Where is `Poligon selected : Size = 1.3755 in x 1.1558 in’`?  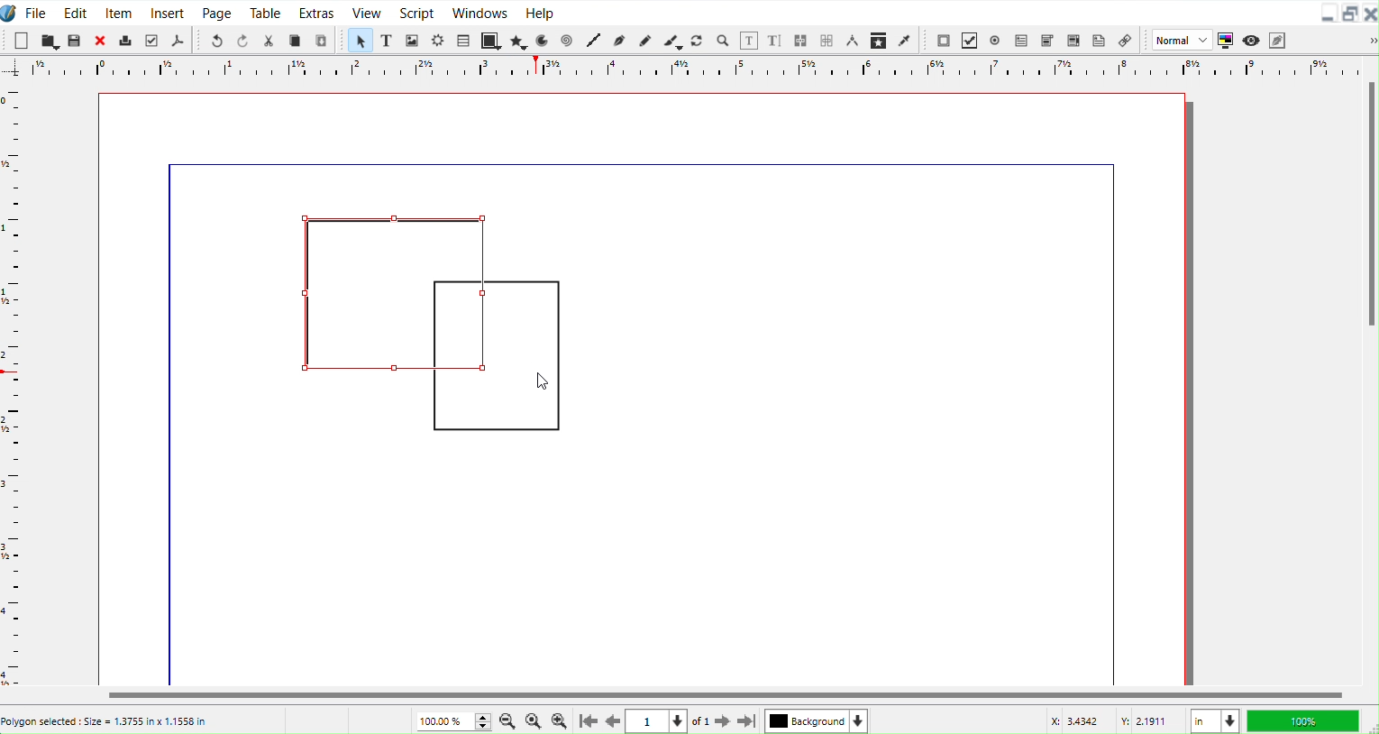
Poligon selected : Size = 1.3755 in x 1.1558 in’ is located at coordinates (106, 719).